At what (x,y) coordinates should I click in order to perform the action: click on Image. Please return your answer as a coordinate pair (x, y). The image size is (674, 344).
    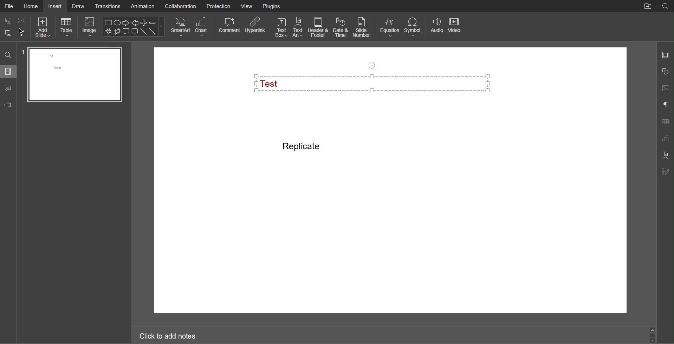
    Looking at the image, I should click on (90, 27).